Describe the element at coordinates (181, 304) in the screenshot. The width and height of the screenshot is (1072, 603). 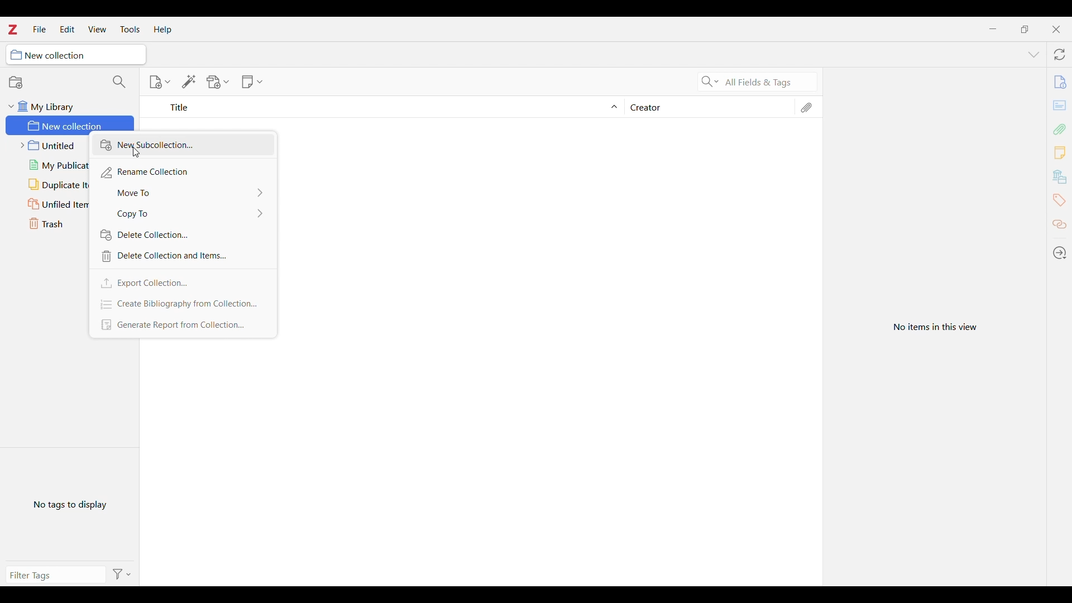
I see `Create bibliography from collection` at that location.